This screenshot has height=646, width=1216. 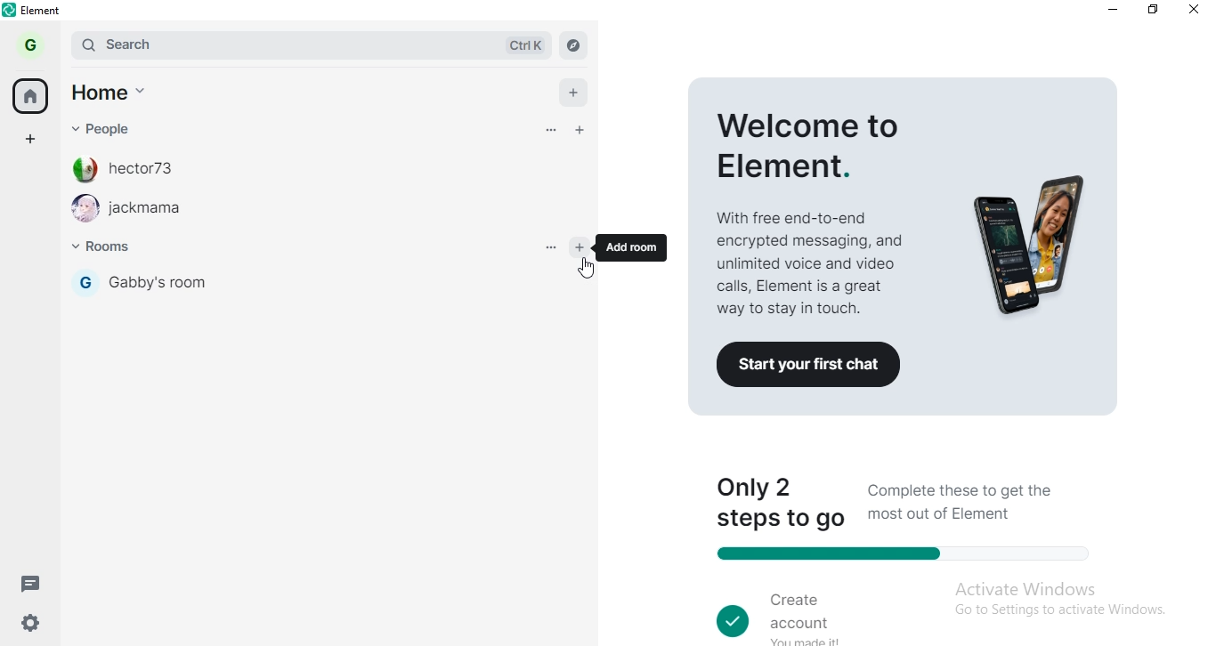 What do you see at coordinates (571, 89) in the screenshot?
I see `add` at bounding box center [571, 89].